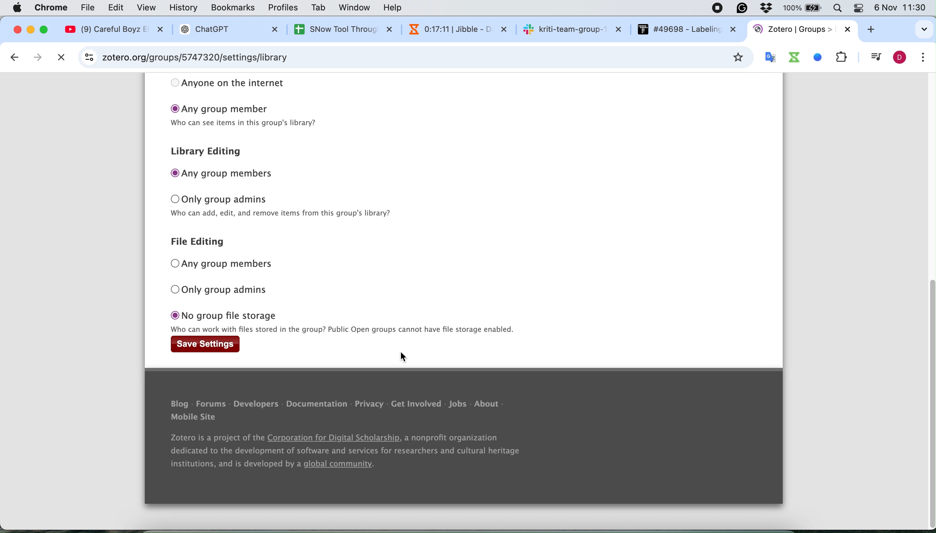 The image size is (936, 533). Describe the element at coordinates (687, 29) in the screenshot. I see `# #49698 - Labelin: x` at that location.